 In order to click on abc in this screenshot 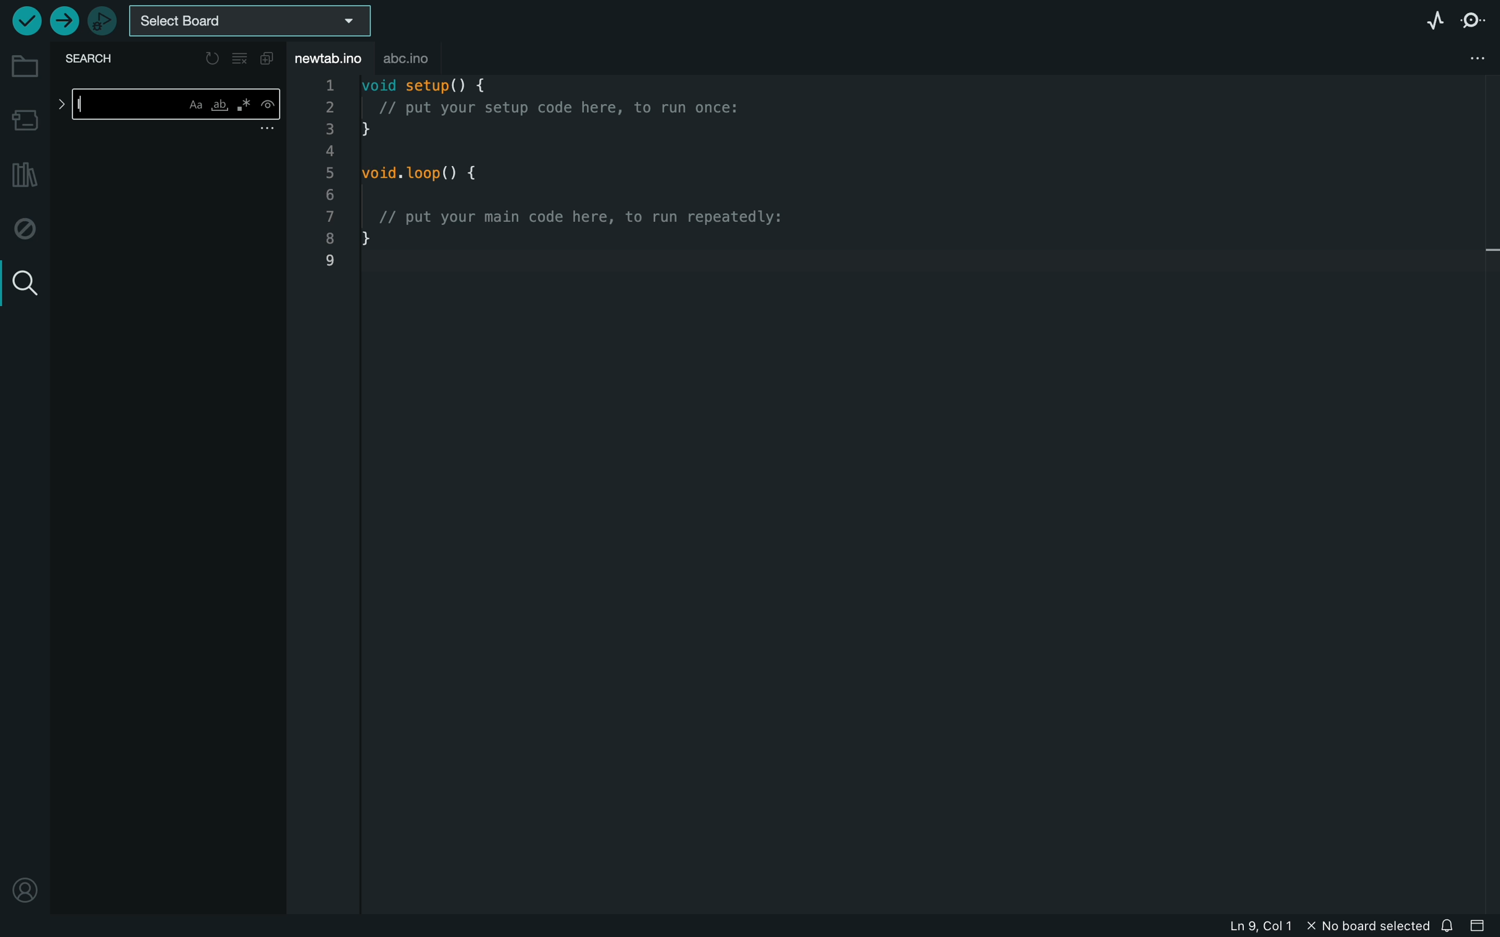, I will do `click(415, 59)`.